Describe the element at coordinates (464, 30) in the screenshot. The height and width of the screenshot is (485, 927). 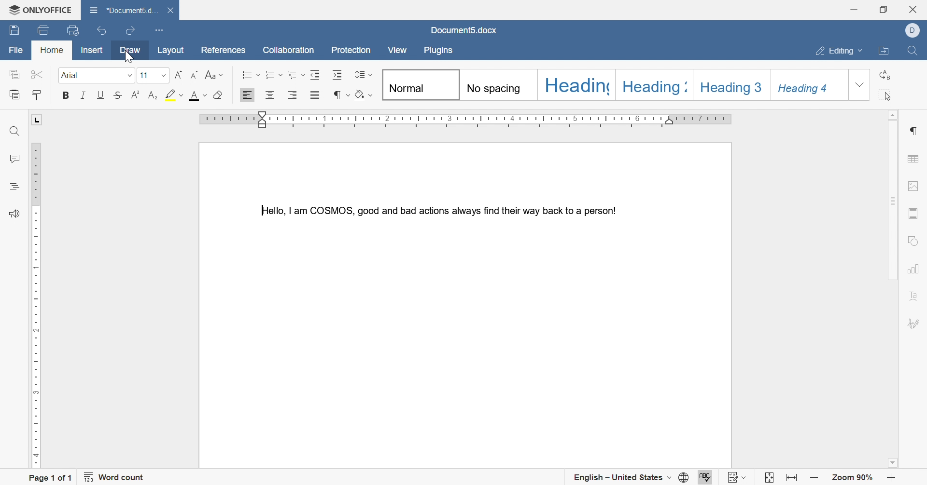
I see `document5.docx` at that location.